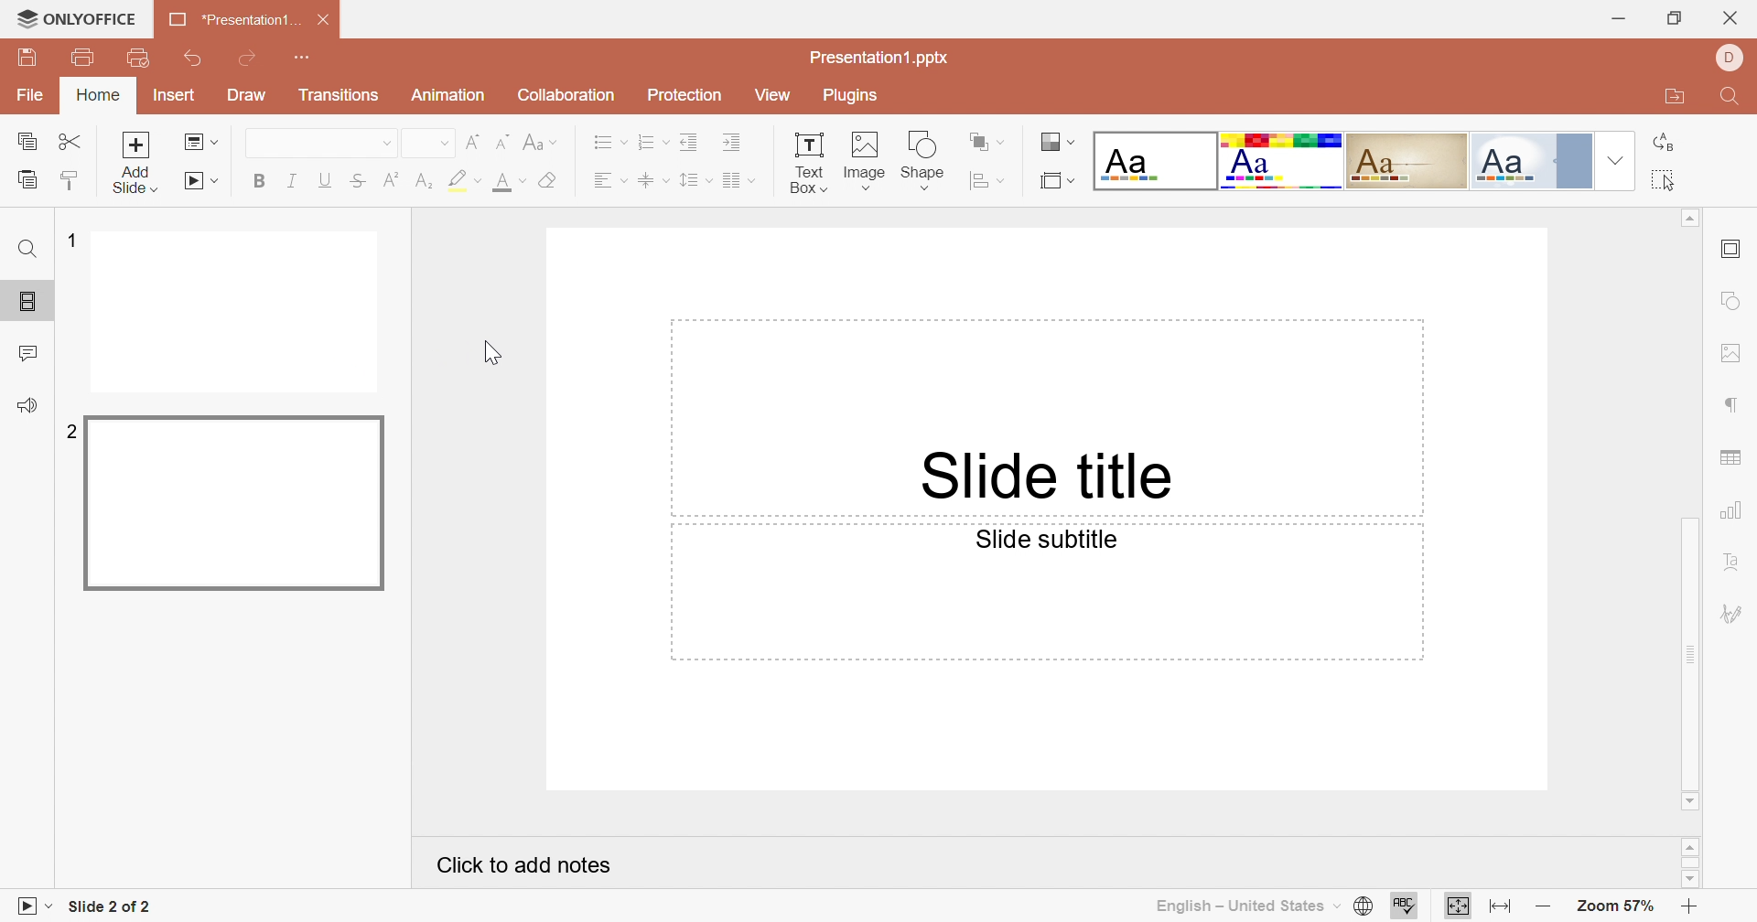 The width and height of the screenshot is (1757, 922). Describe the element at coordinates (1730, 300) in the screenshot. I see `Shape settings` at that location.